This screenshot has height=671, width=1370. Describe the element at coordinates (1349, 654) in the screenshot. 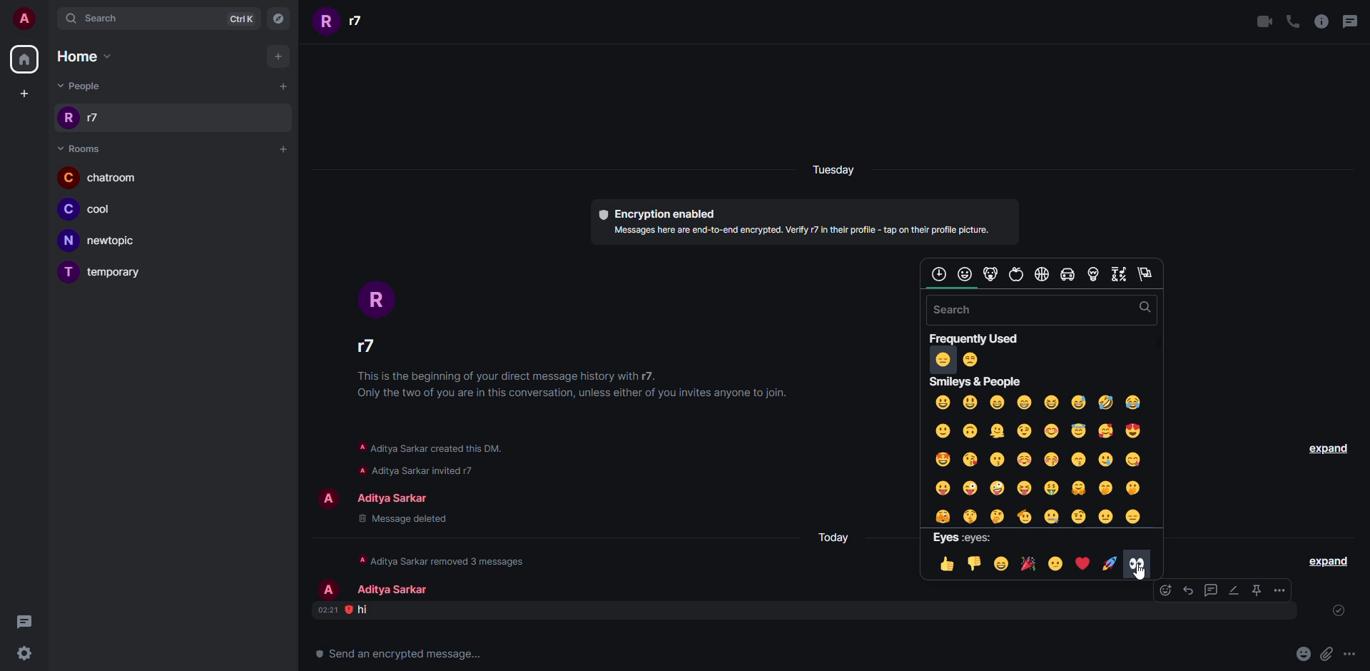

I see `more` at that location.